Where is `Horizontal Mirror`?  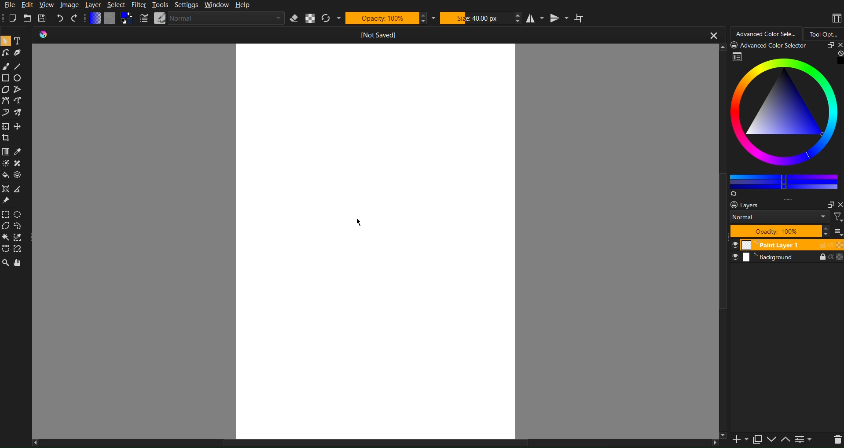 Horizontal Mirror is located at coordinates (536, 17).